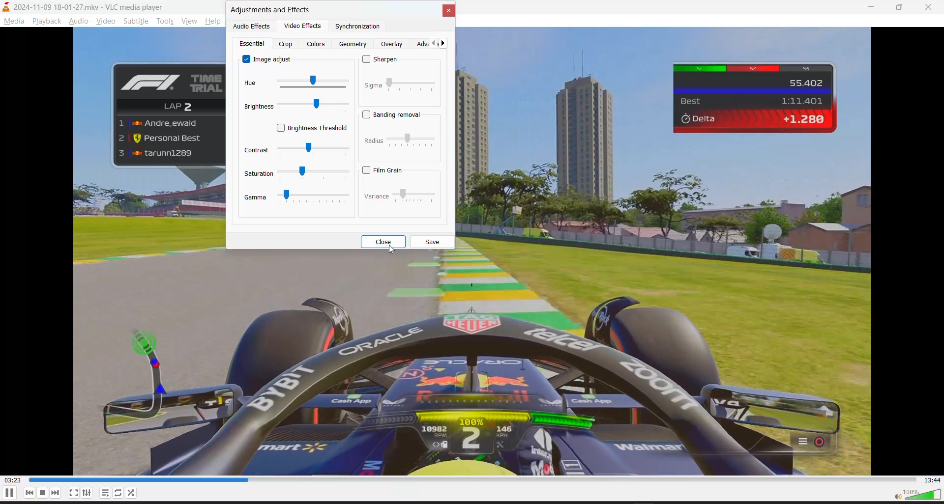  I want to click on help, so click(215, 20).